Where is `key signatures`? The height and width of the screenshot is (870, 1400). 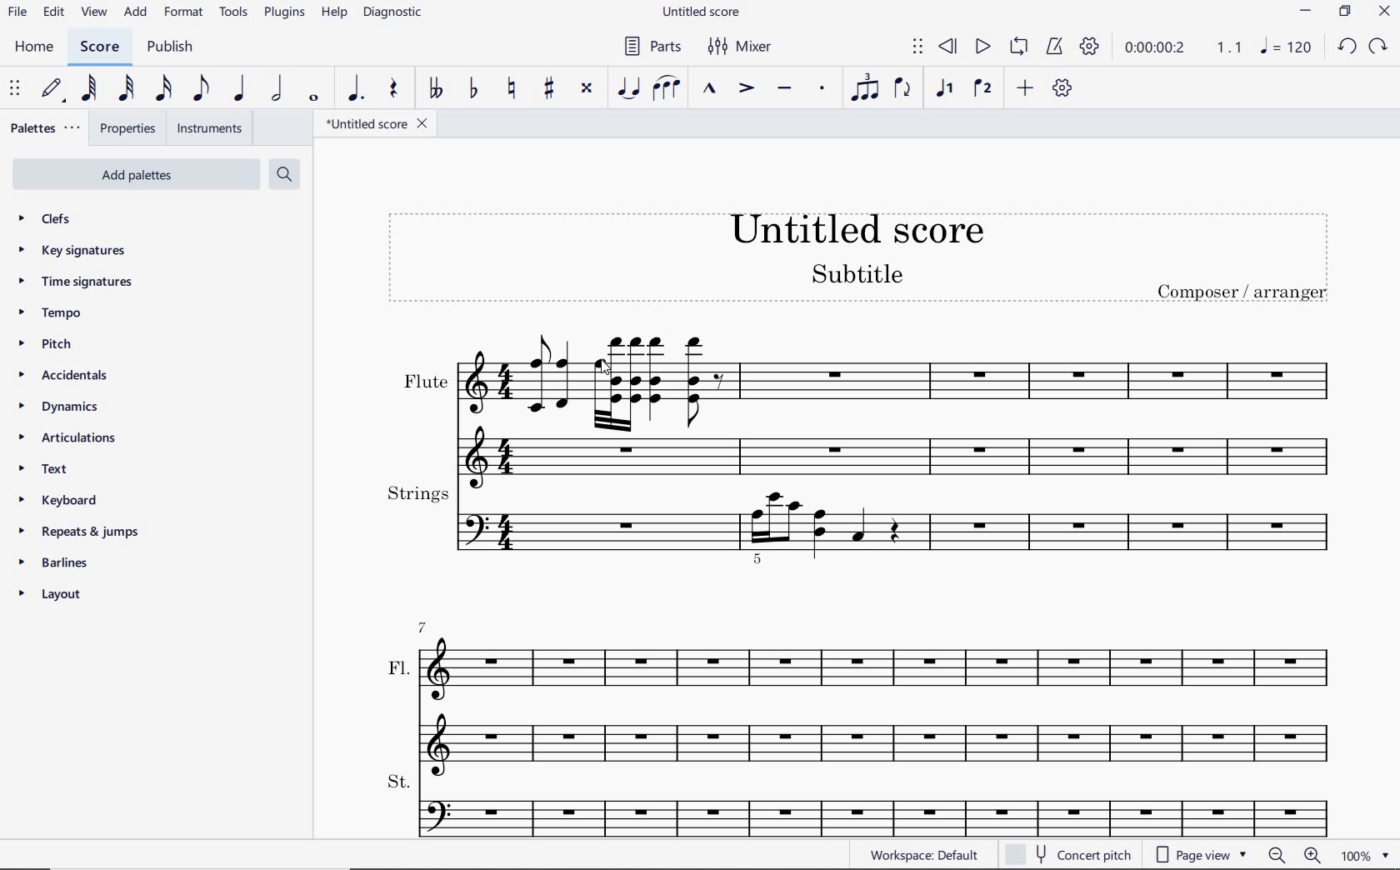
key signatures is located at coordinates (82, 251).